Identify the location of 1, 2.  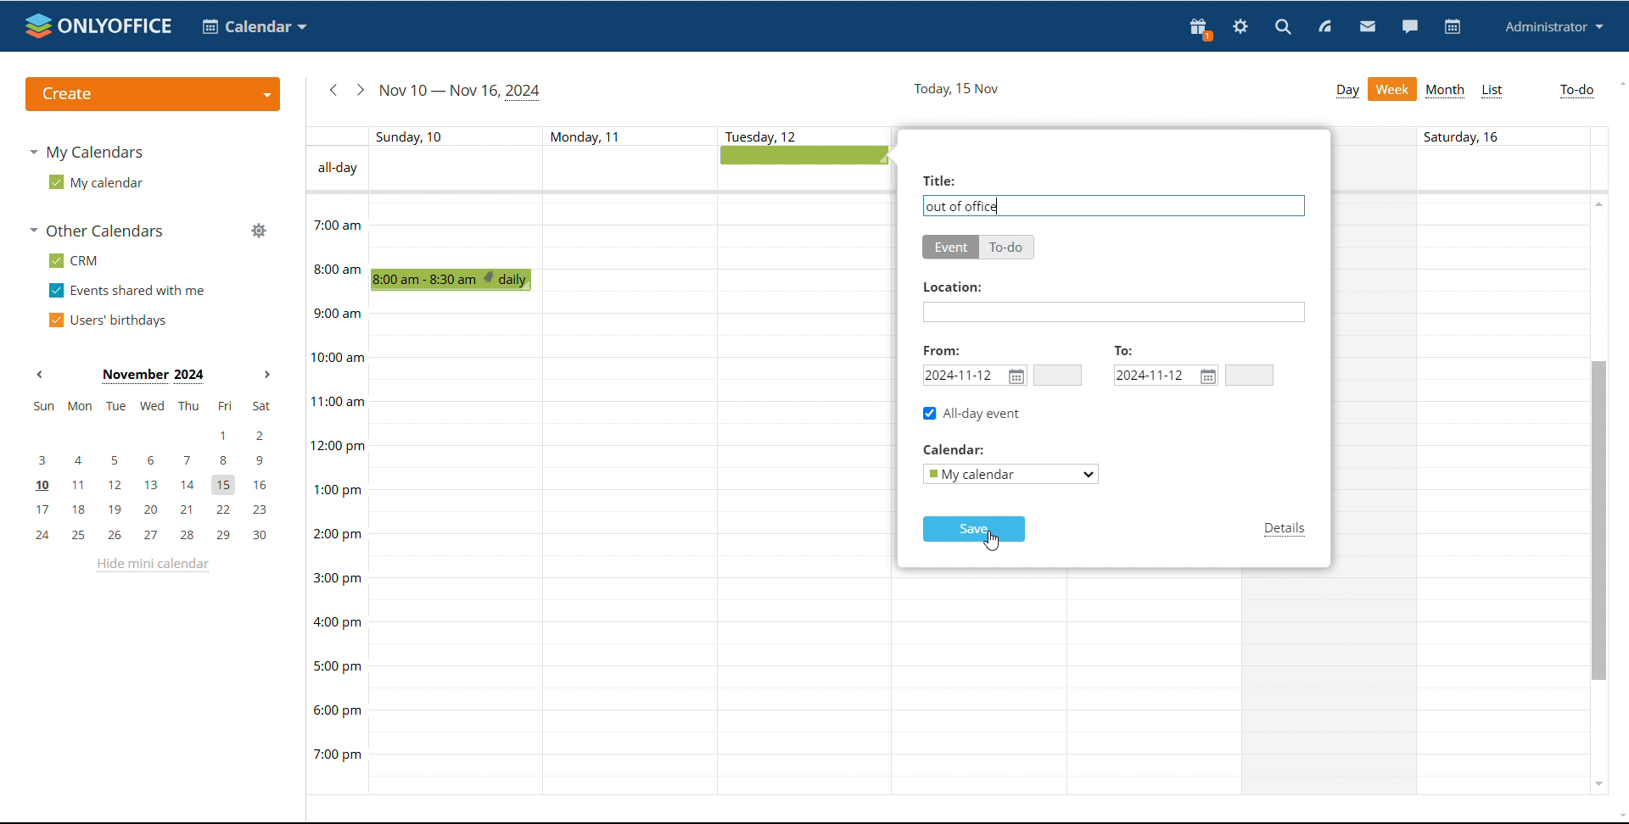
(152, 431).